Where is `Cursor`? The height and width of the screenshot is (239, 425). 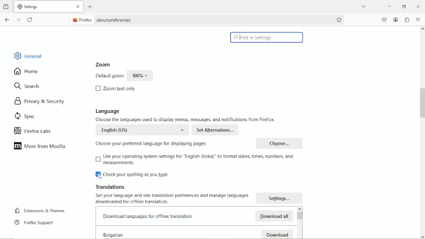
Cursor is located at coordinates (99, 177).